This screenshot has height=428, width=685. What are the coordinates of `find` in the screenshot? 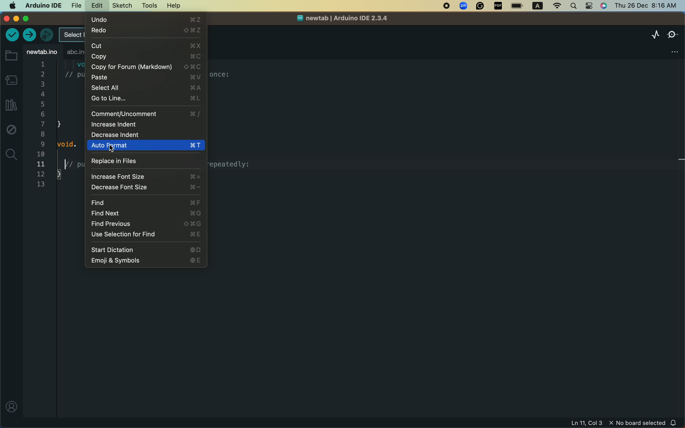 It's located at (147, 203).